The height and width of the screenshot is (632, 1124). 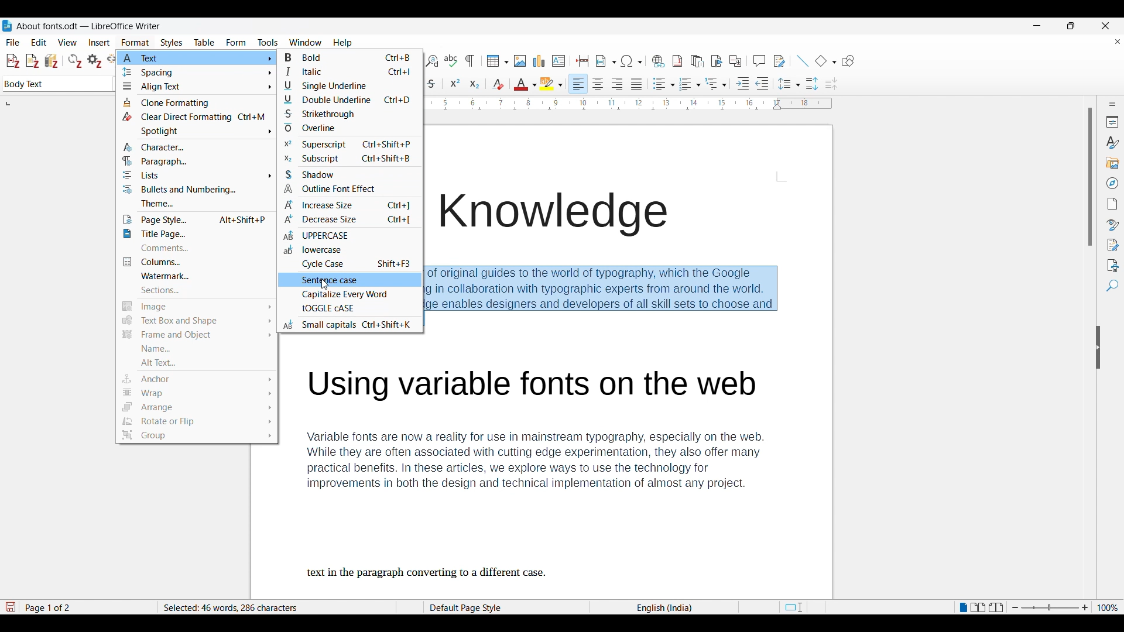 What do you see at coordinates (666, 607) in the screenshot?
I see `Current language` at bounding box center [666, 607].